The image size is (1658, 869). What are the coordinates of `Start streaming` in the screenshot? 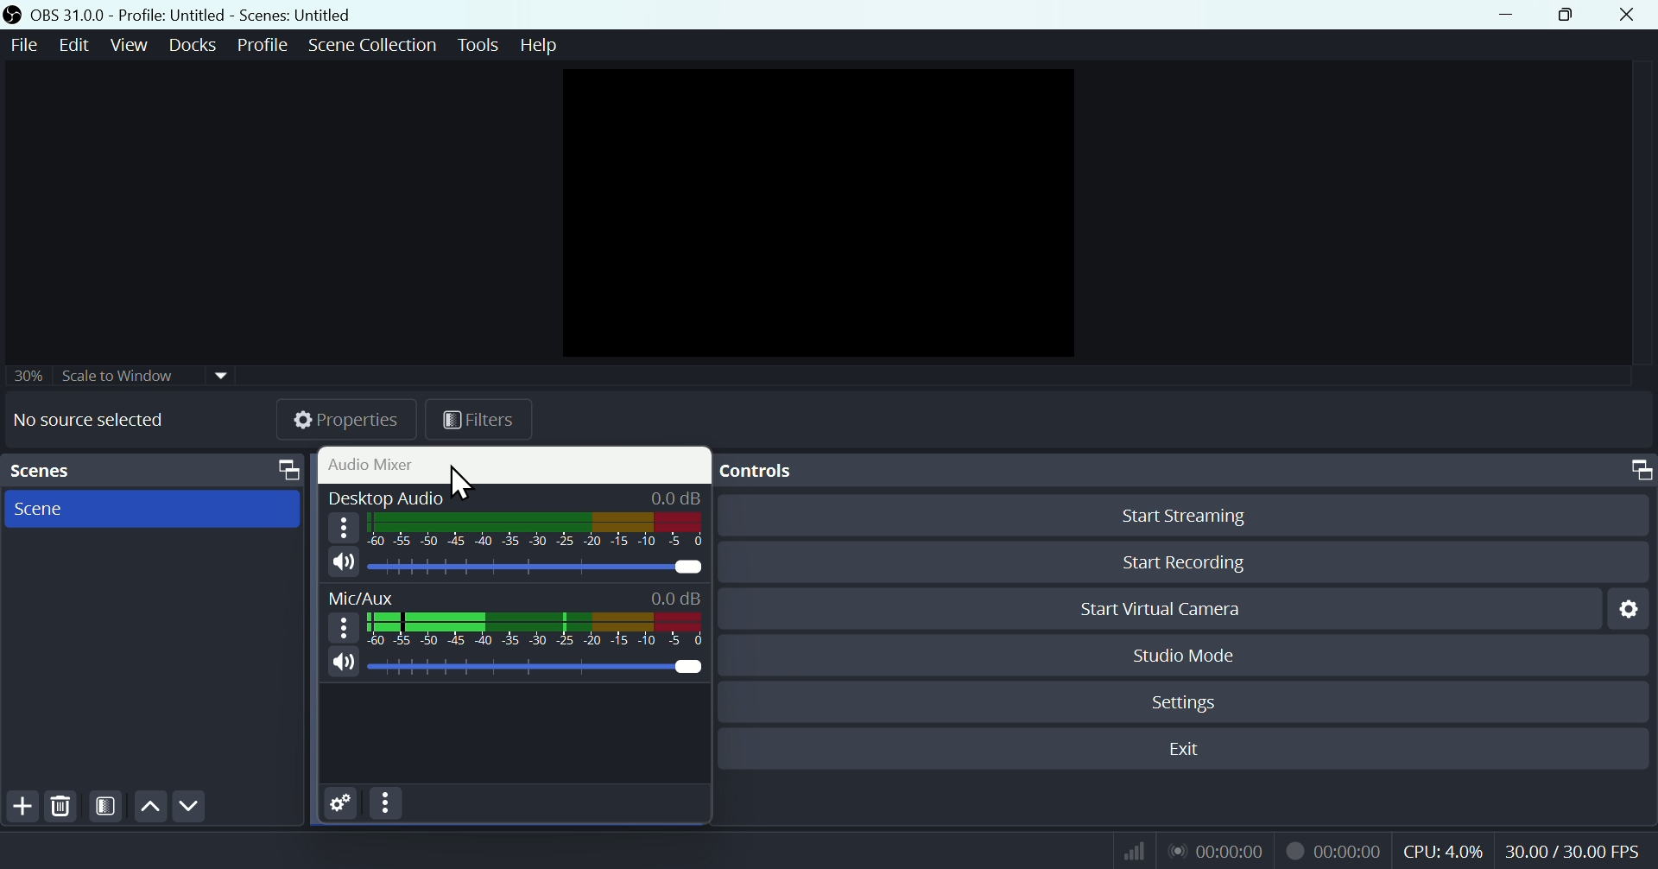 It's located at (1184, 517).